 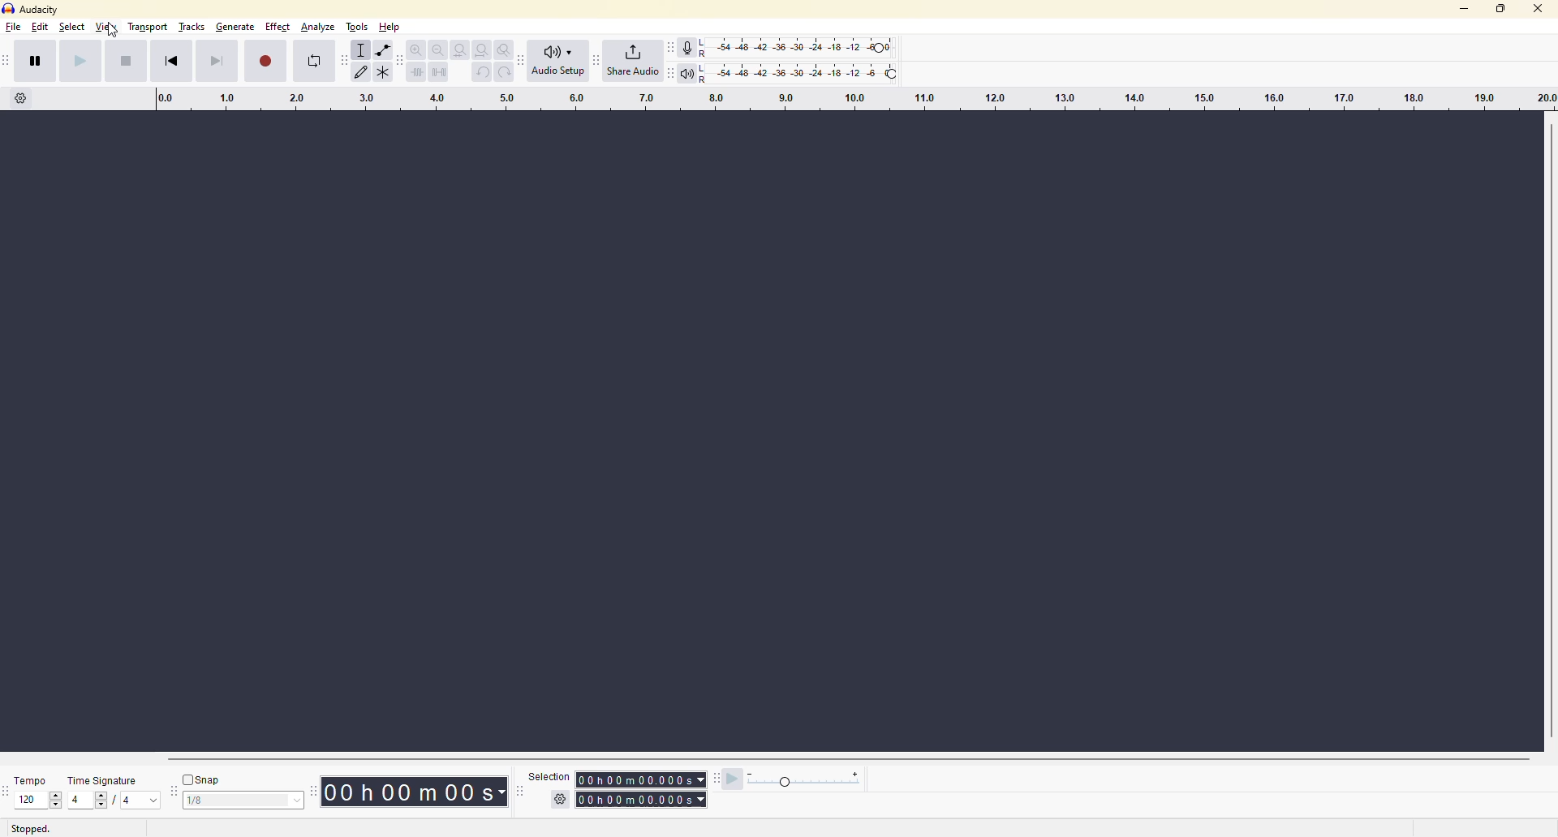 I want to click on help, so click(x=390, y=25).